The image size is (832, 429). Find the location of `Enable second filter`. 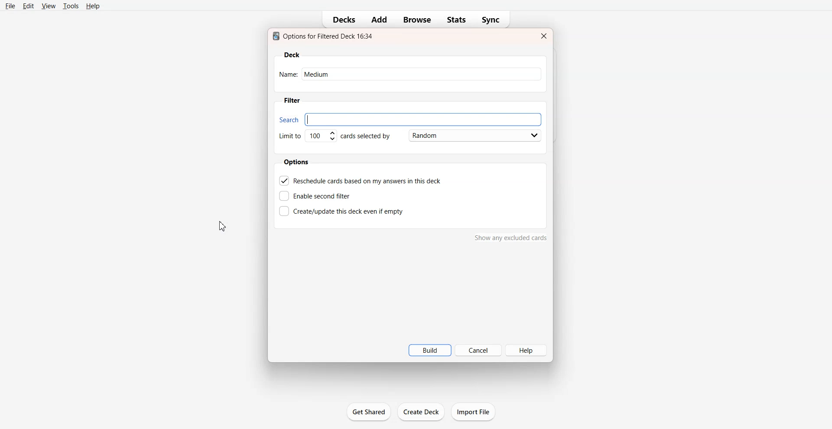

Enable second filter is located at coordinates (318, 196).